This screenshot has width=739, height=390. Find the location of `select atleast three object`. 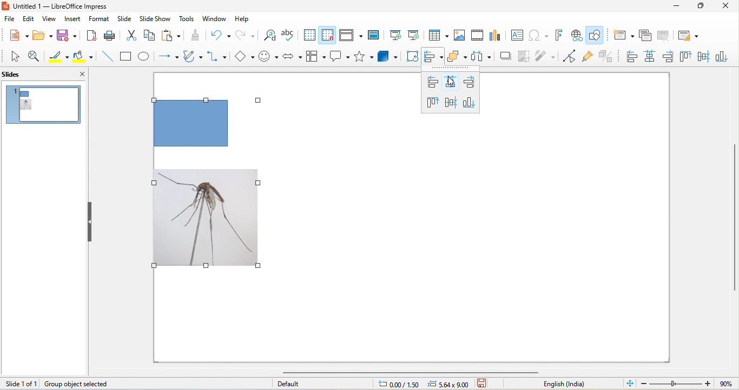

select atleast three object is located at coordinates (481, 57).